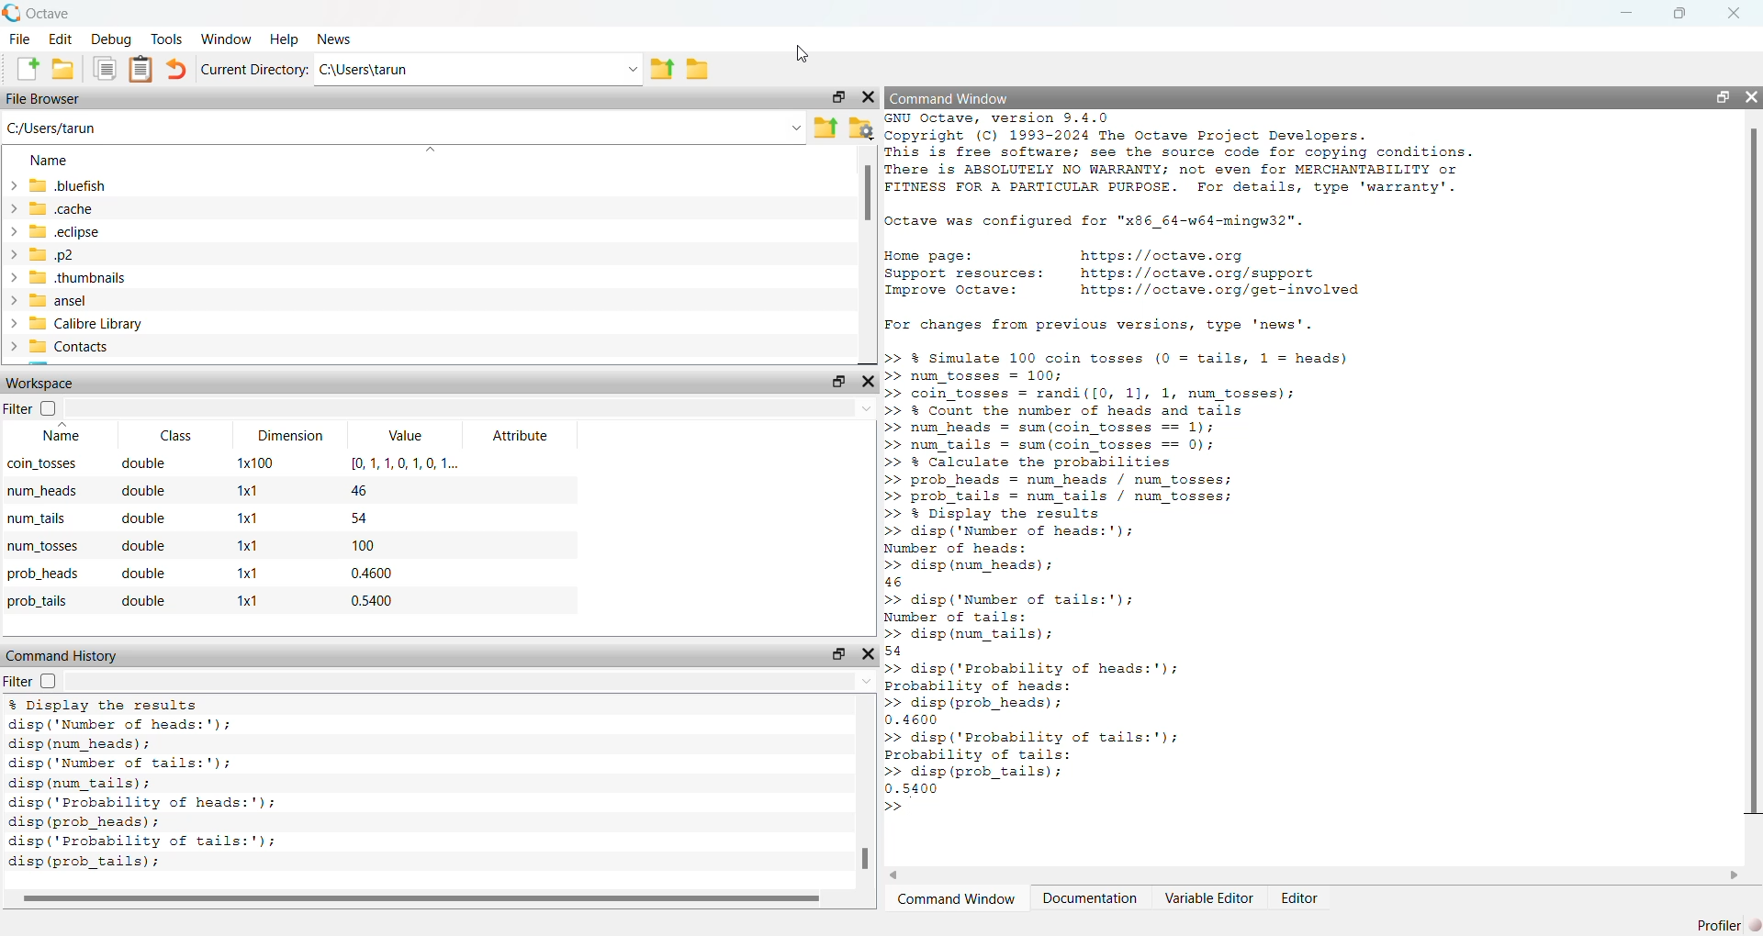  What do you see at coordinates (869, 381) in the screenshot?
I see `close` at bounding box center [869, 381].